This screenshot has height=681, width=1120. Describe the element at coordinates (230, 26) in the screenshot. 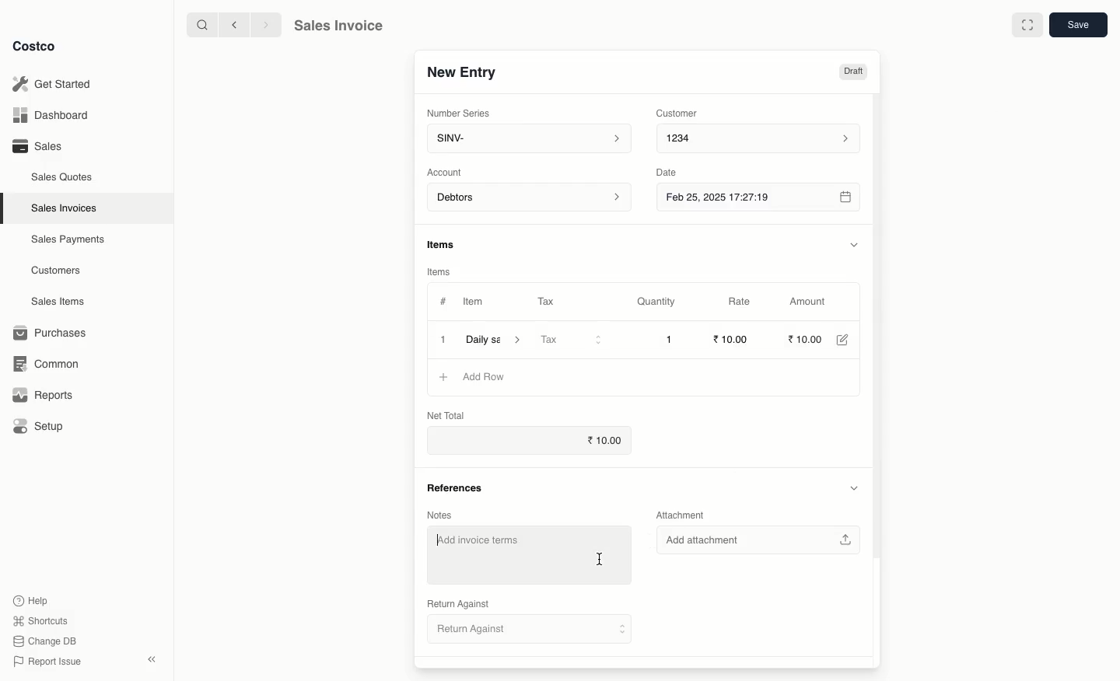

I see `Back` at that location.